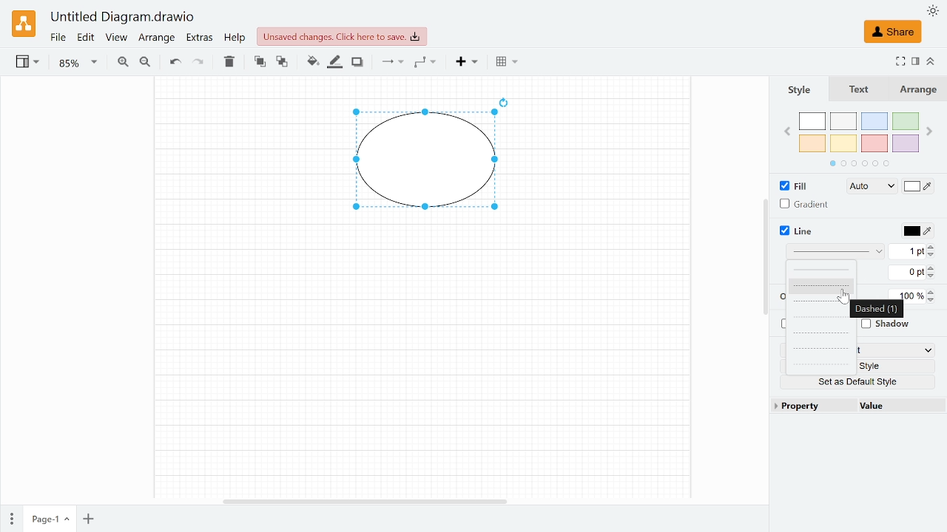  I want to click on Help, so click(235, 38).